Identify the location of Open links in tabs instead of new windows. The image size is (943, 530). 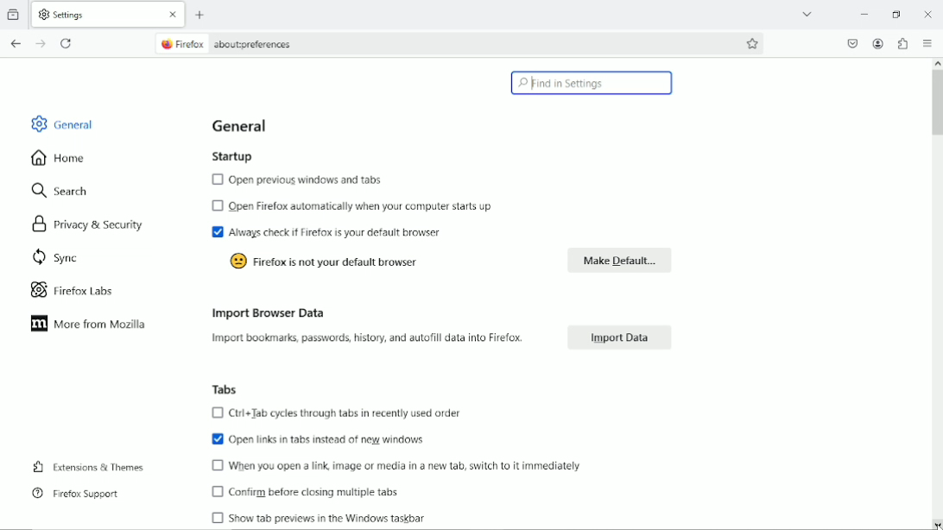
(318, 439).